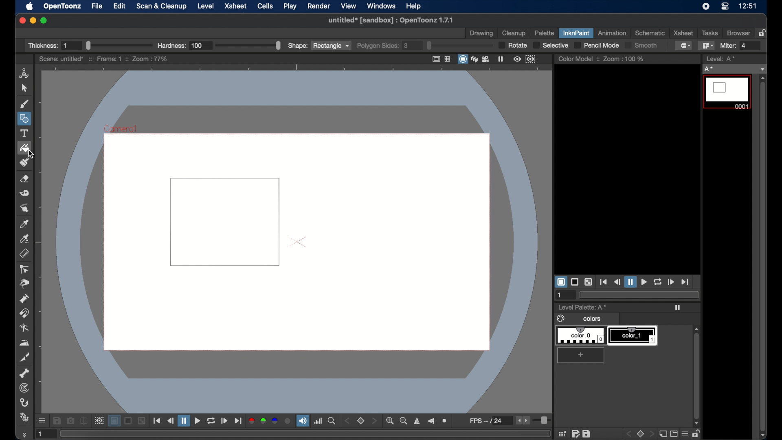  Describe the element at coordinates (24, 269) in the screenshot. I see `ontrol point editor tool` at that location.